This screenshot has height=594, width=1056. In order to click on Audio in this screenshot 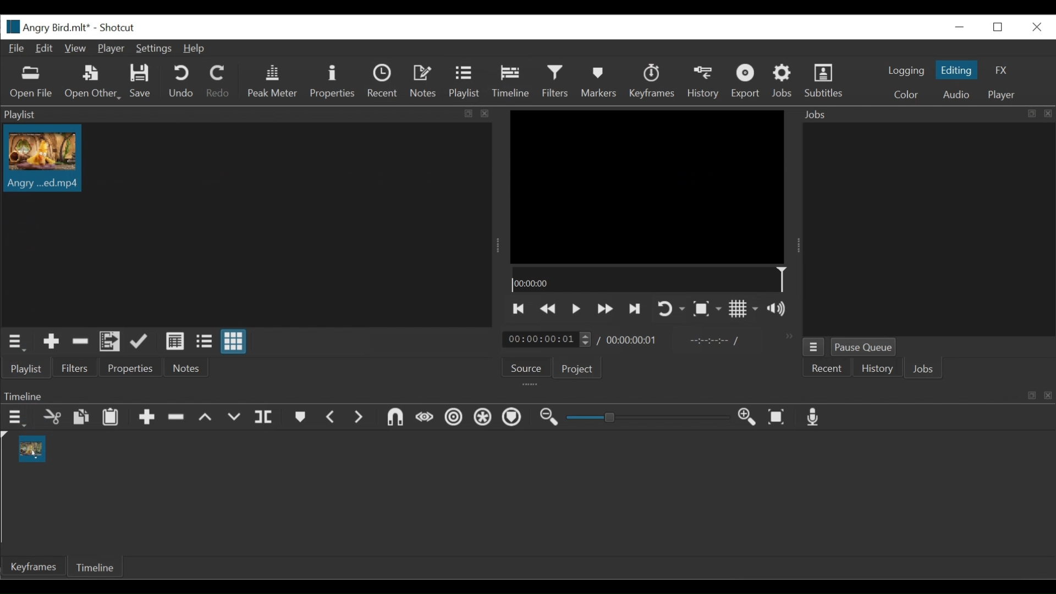, I will do `click(959, 94)`.